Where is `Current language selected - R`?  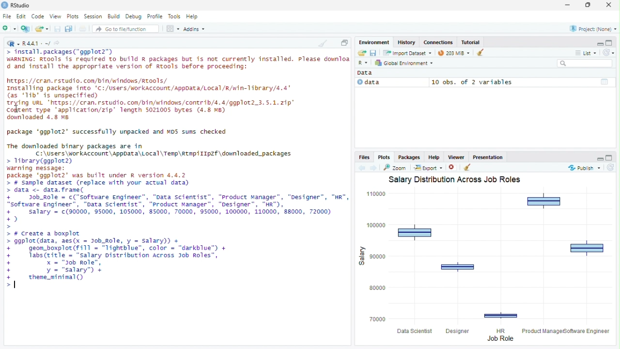
Current language selected - R is located at coordinates (12, 43).